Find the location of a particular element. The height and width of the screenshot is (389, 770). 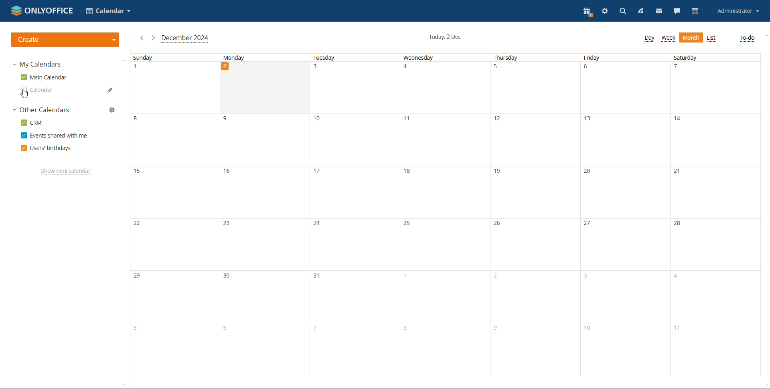

dat view is located at coordinates (649, 38).